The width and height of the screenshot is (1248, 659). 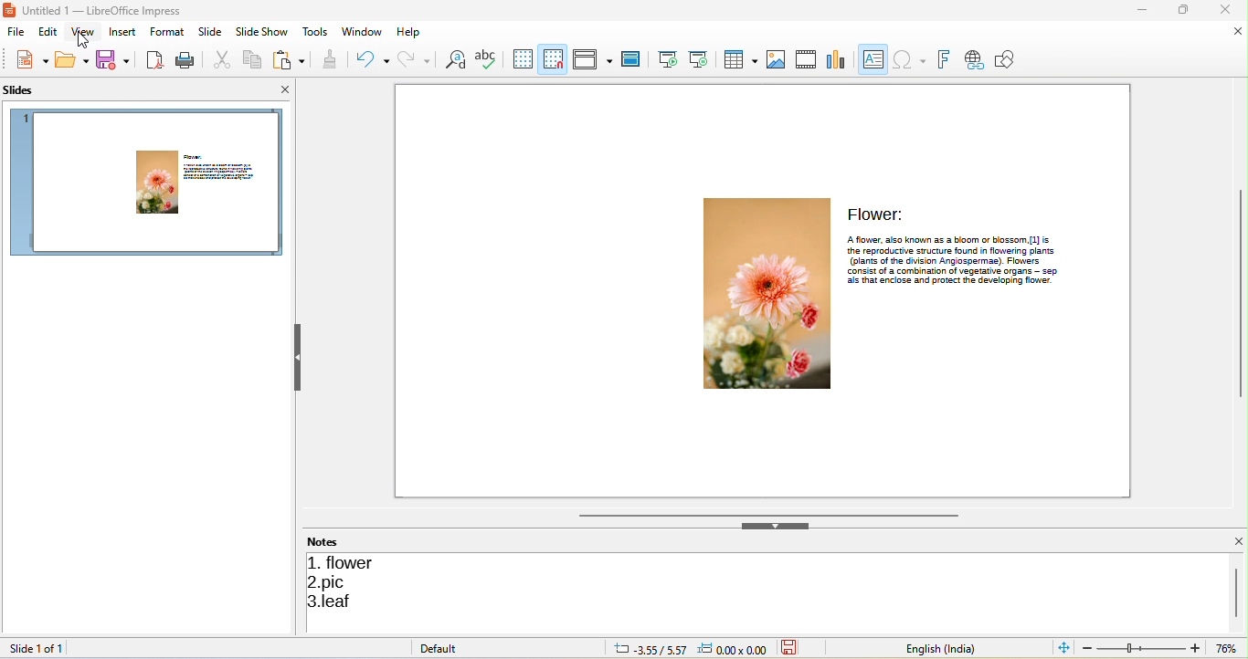 What do you see at coordinates (632, 59) in the screenshot?
I see `master slide` at bounding box center [632, 59].